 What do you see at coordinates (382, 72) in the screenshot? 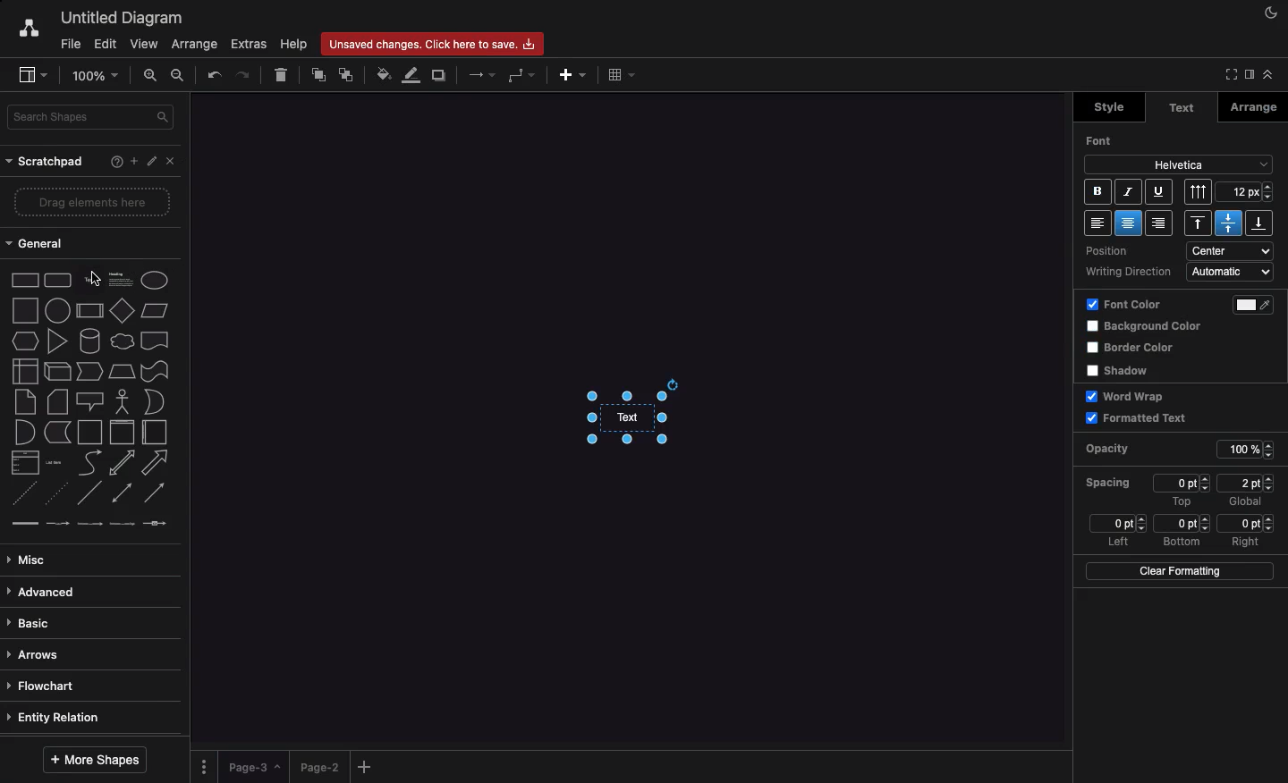
I see `Fill ` at bounding box center [382, 72].